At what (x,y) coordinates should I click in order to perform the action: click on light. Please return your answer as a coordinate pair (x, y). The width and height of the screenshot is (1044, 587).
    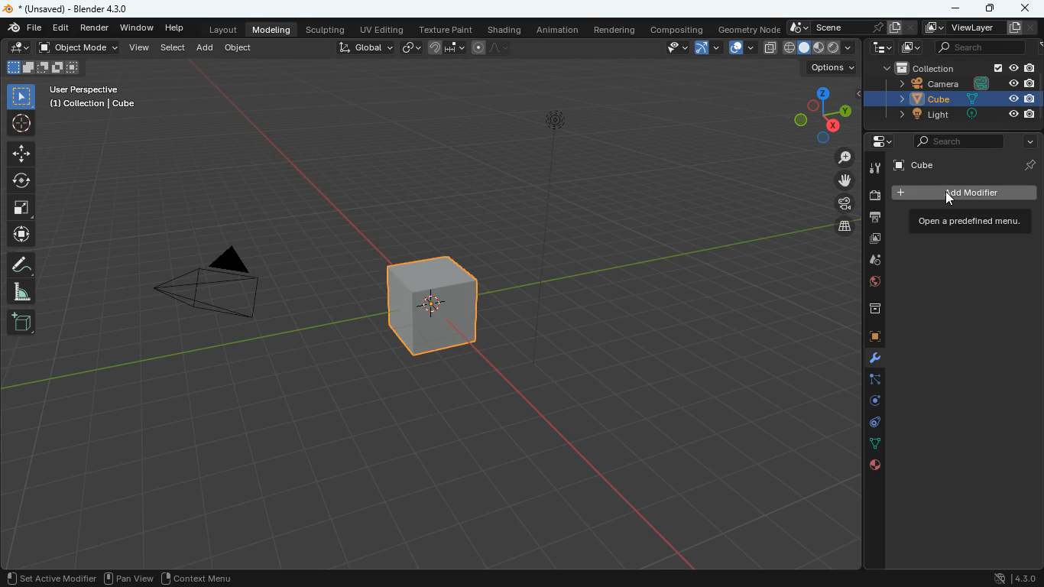
    Looking at the image, I should click on (552, 238).